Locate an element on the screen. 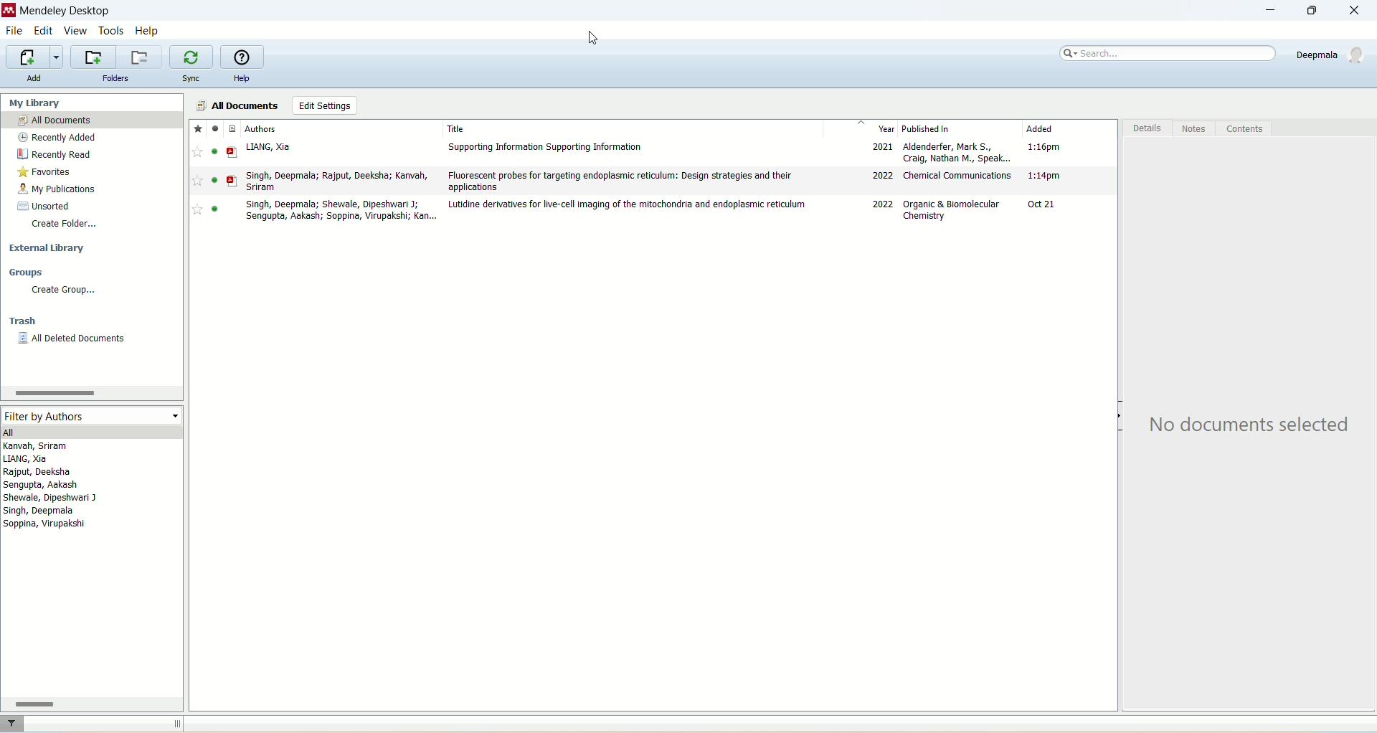  Singh, Deepmala is located at coordinates (42, 509).